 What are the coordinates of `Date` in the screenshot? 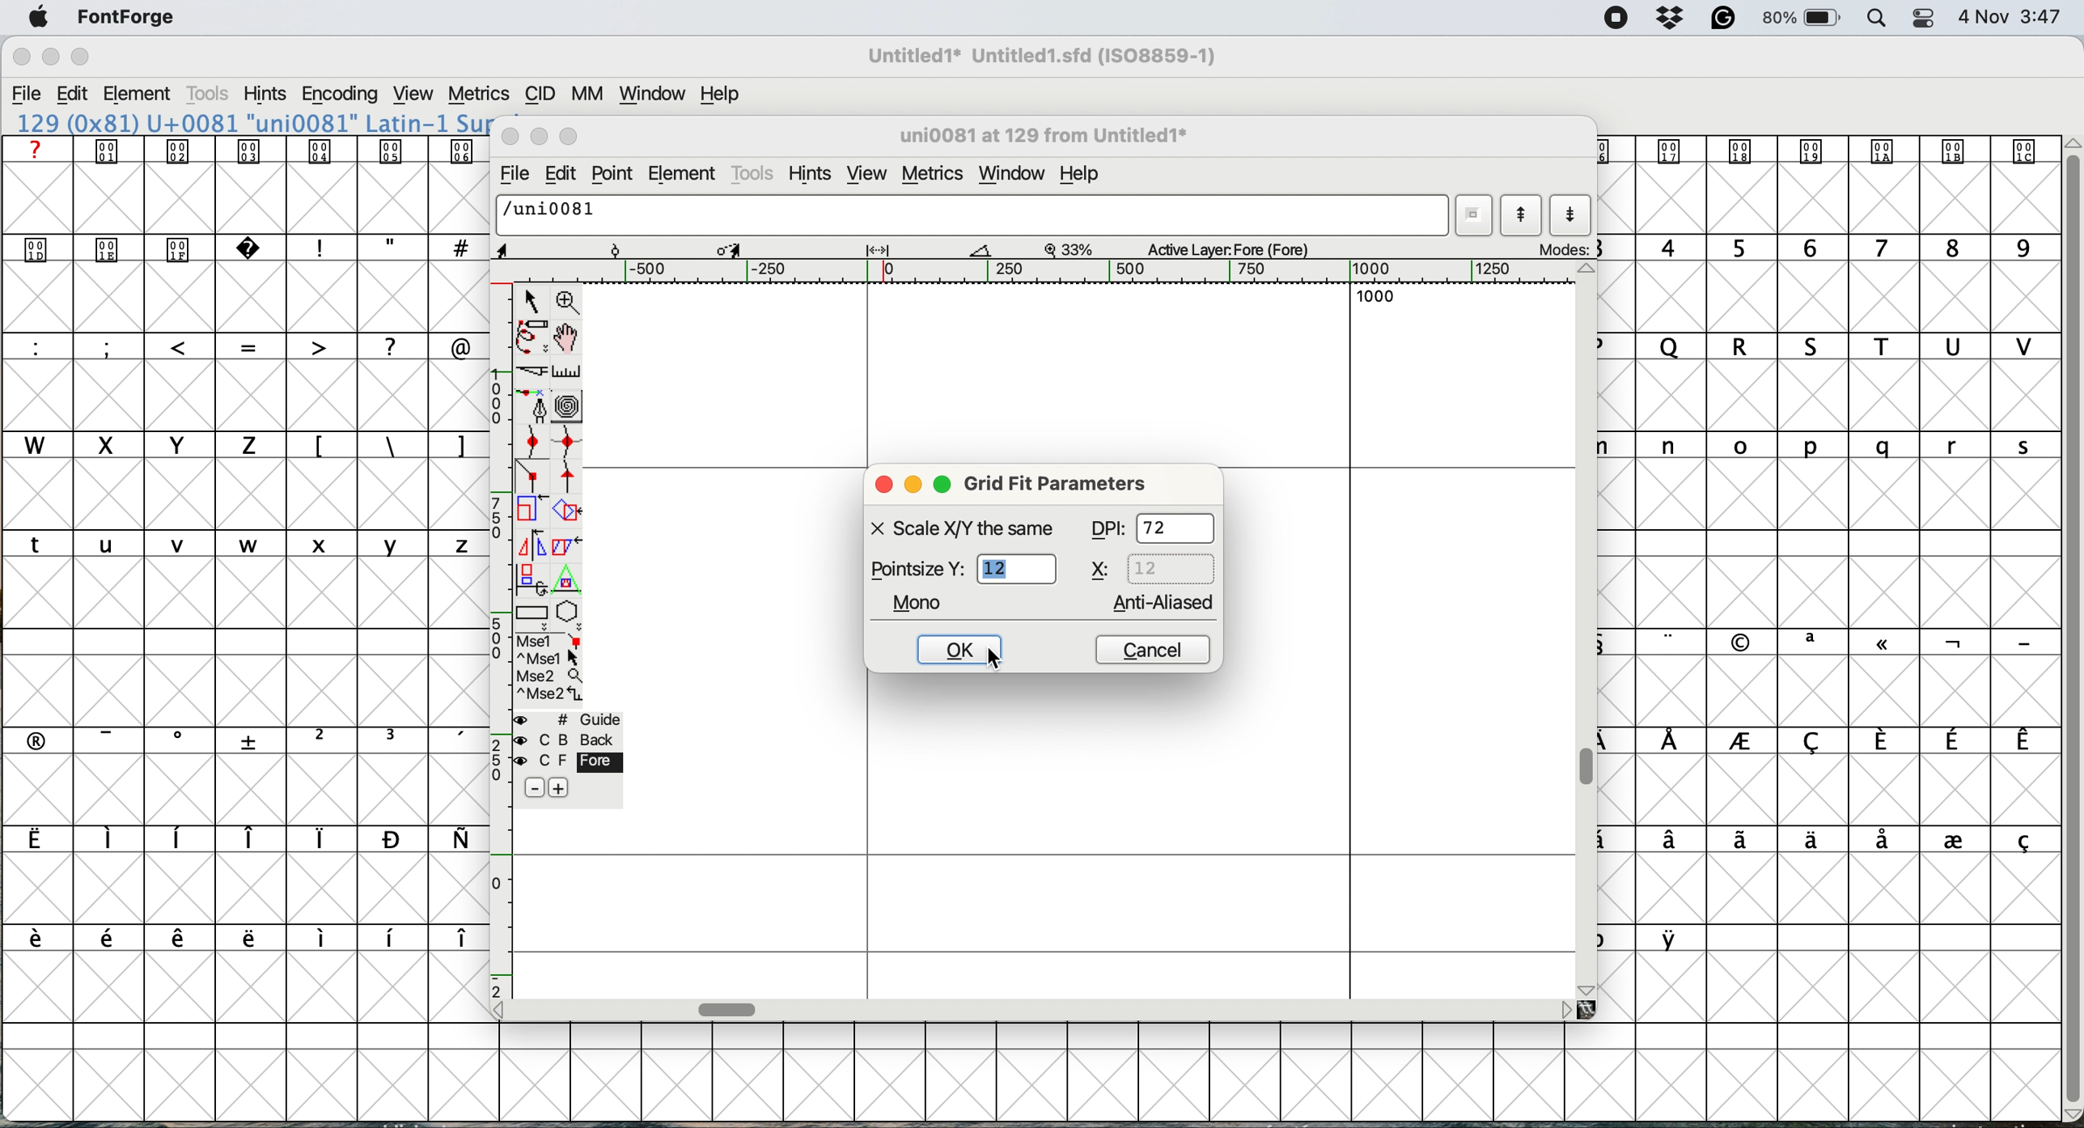 It's located at (1983, 17).